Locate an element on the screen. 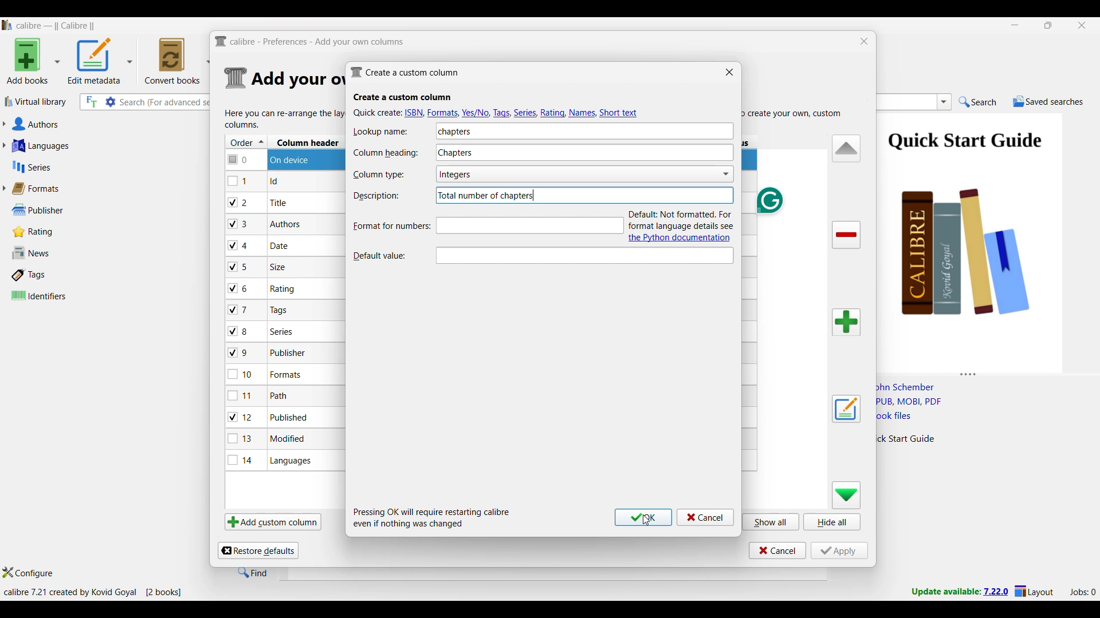  Rating is located at coordinates (39, 232).